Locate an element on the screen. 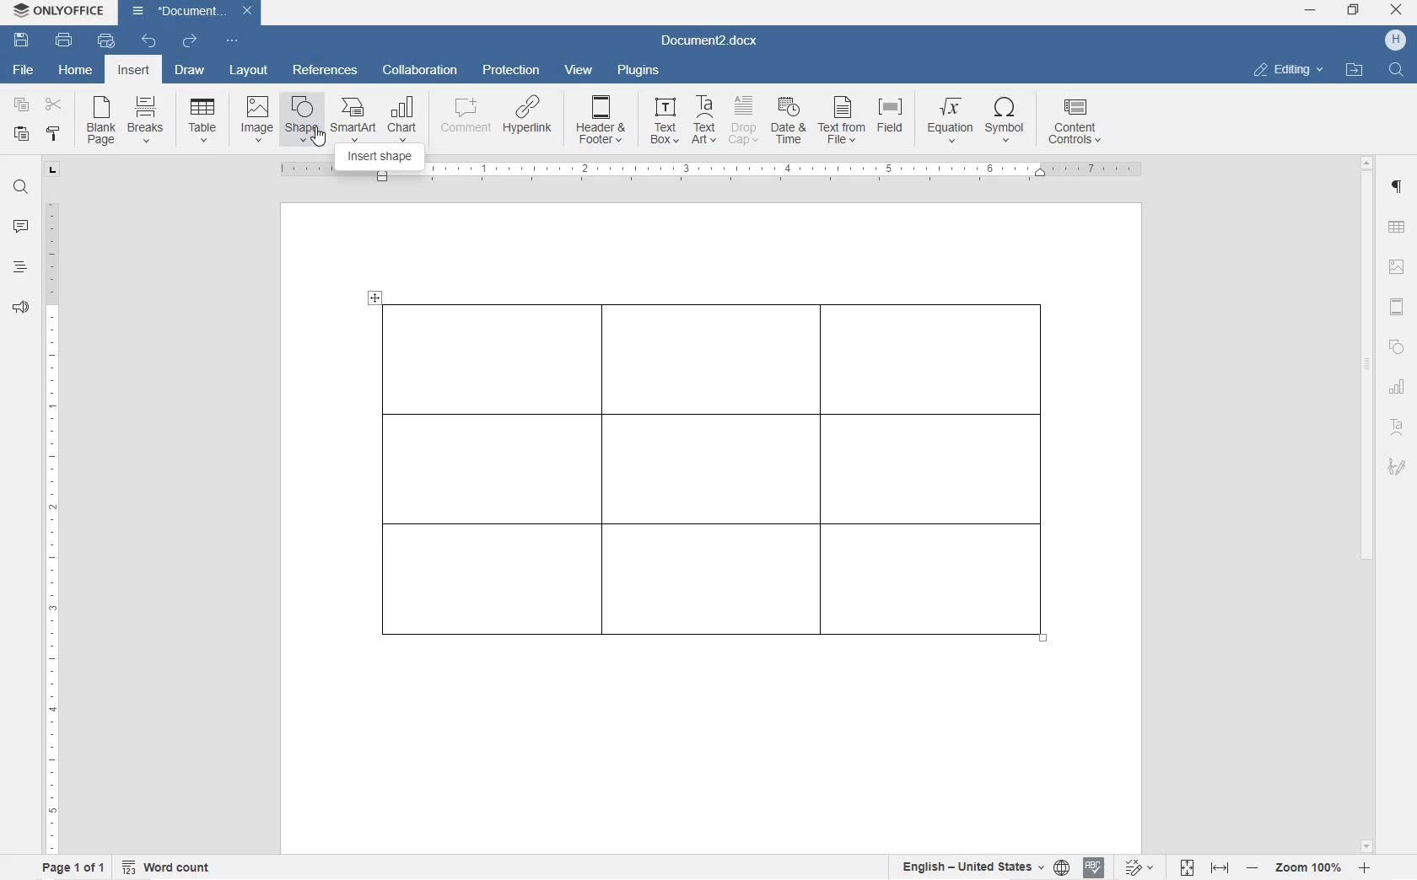  ONLYOFFICE is located at coordinates (62, 11).